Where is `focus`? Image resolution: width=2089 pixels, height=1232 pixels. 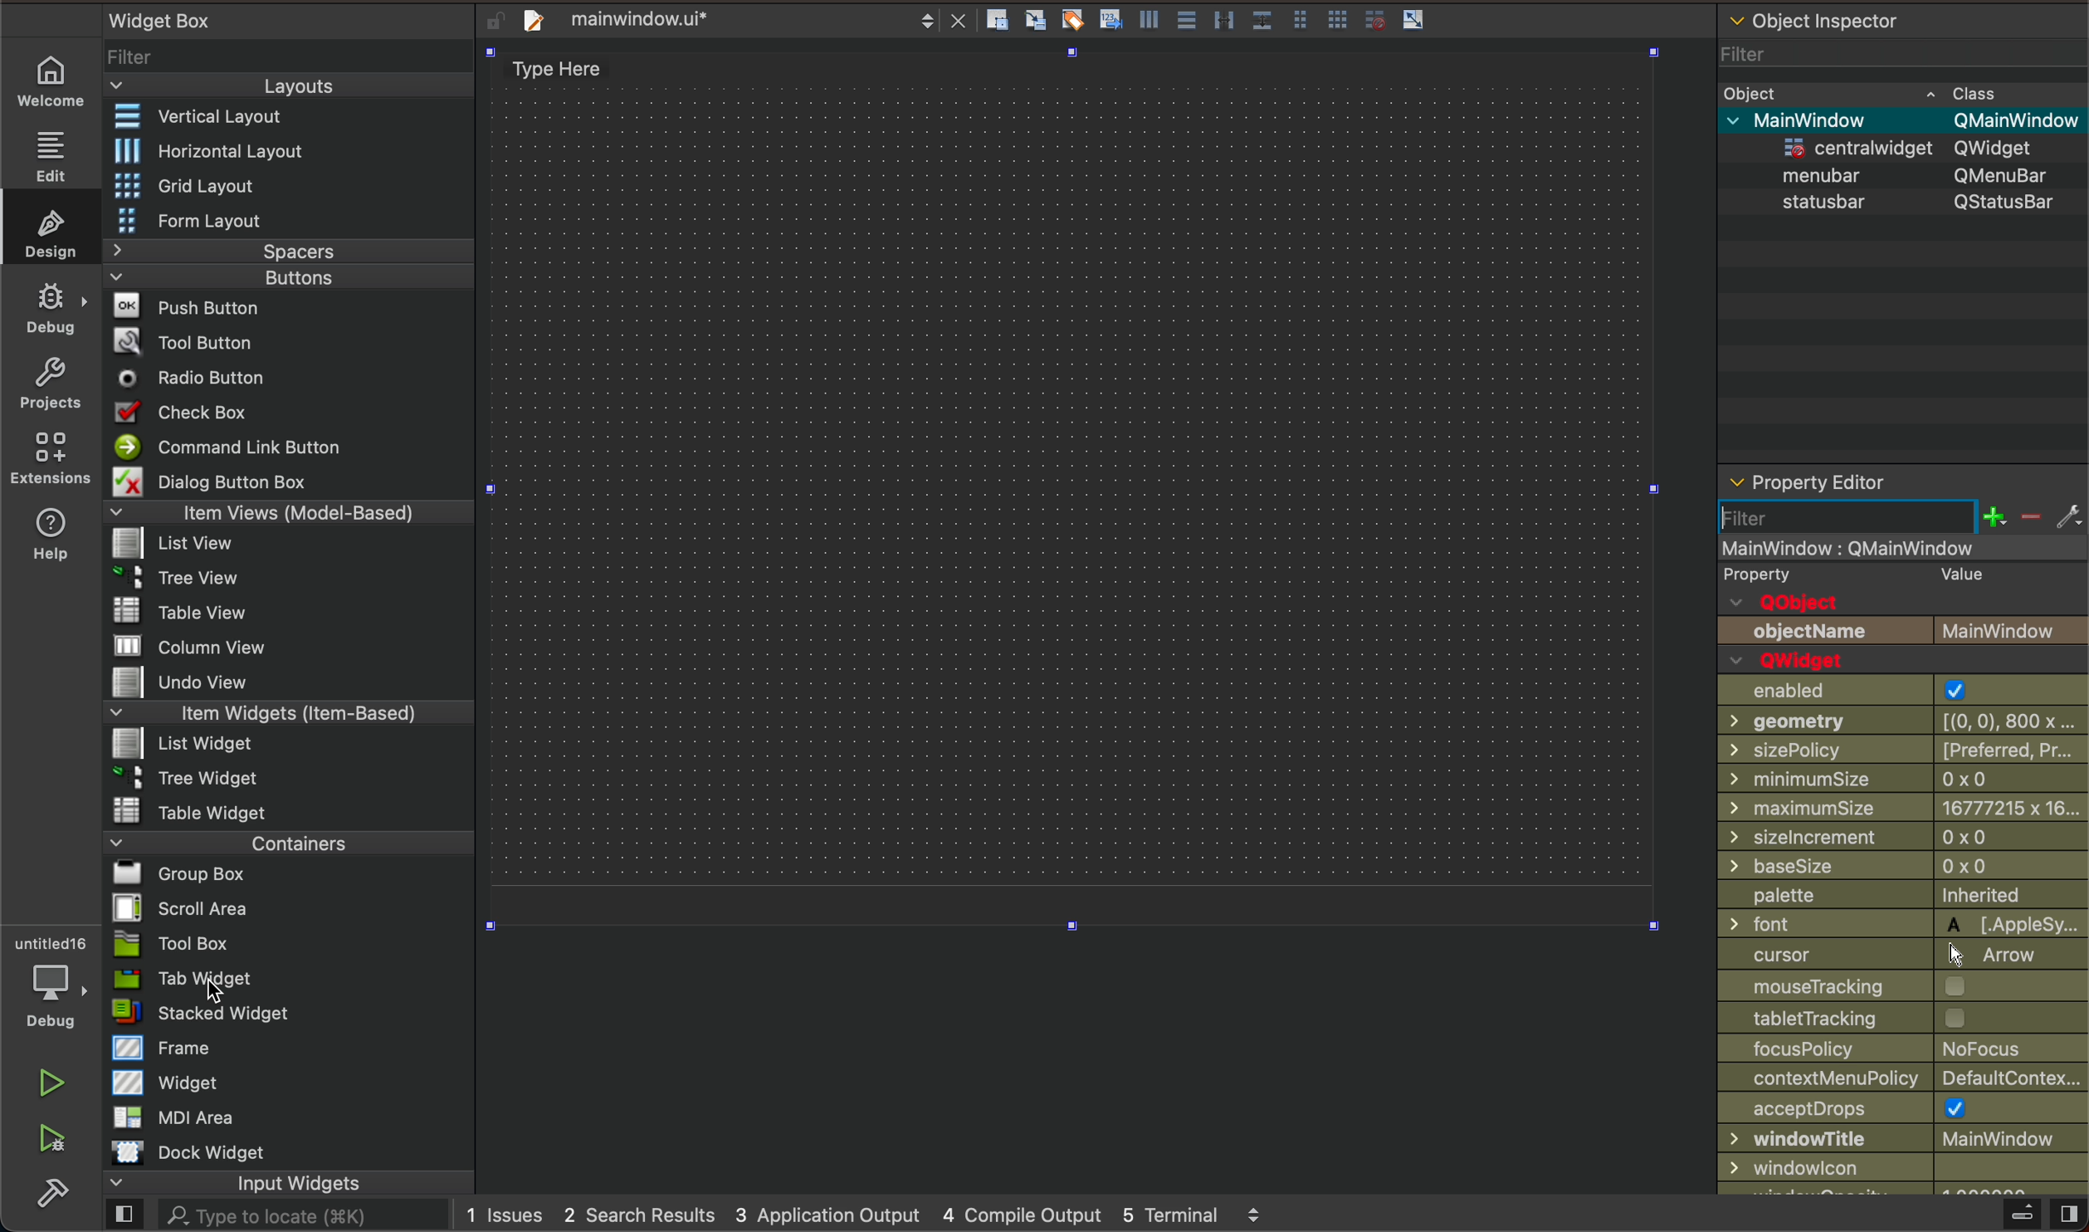 focus is located at coordinates (1906, 1050).